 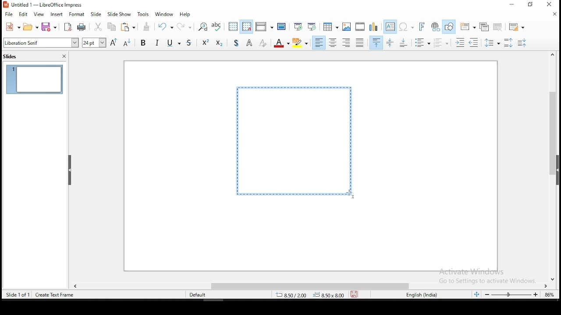 What do you see at coordinates (128, 43) in the screenshot?
I see `decrease font size` at bounding box center [128, 43].